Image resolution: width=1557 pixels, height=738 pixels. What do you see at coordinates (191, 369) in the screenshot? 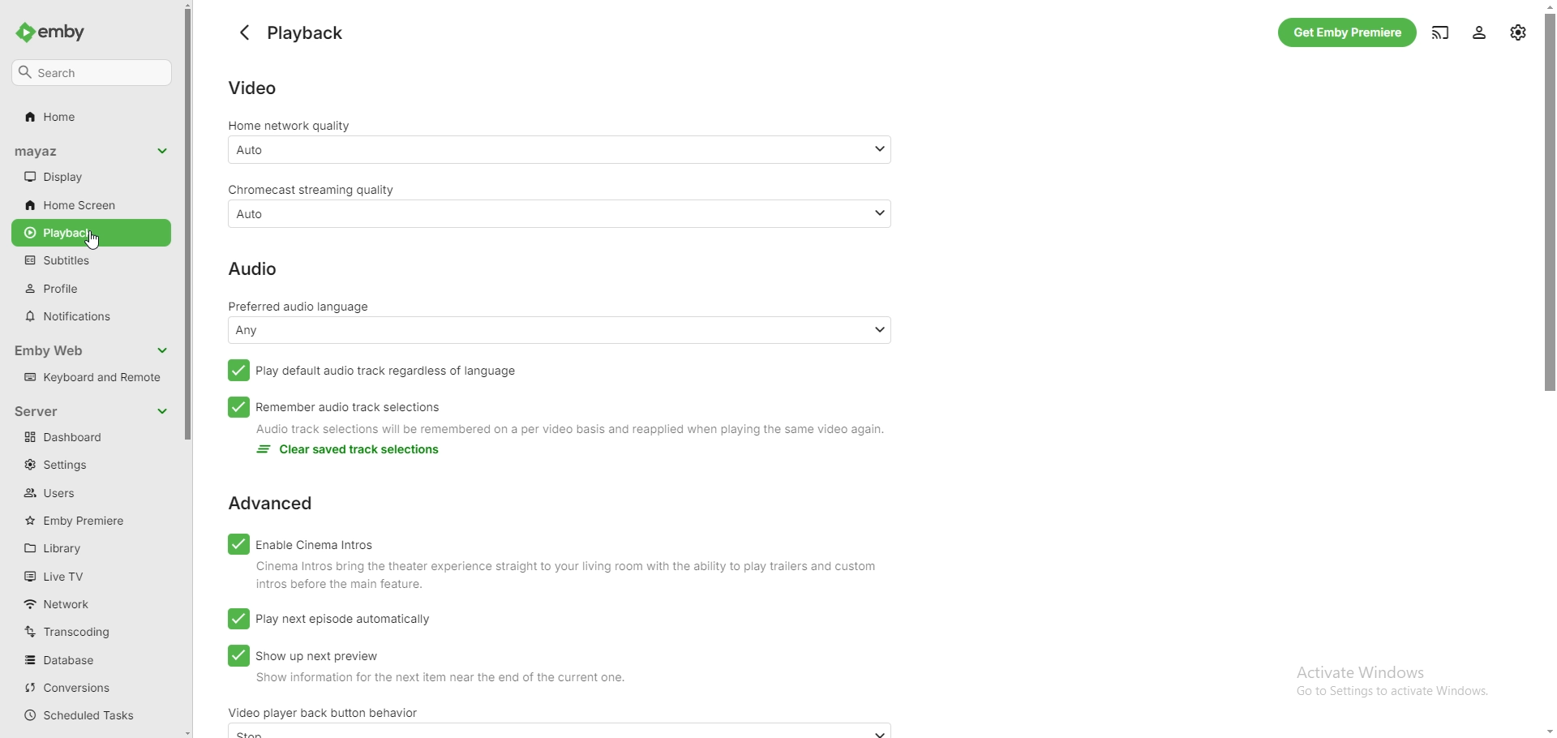
I see `scroll bar` at bounding box center [191, 369].